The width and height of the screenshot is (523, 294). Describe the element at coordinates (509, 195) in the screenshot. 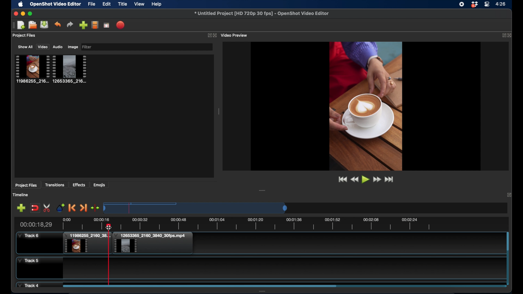

I see `expand` at that location.